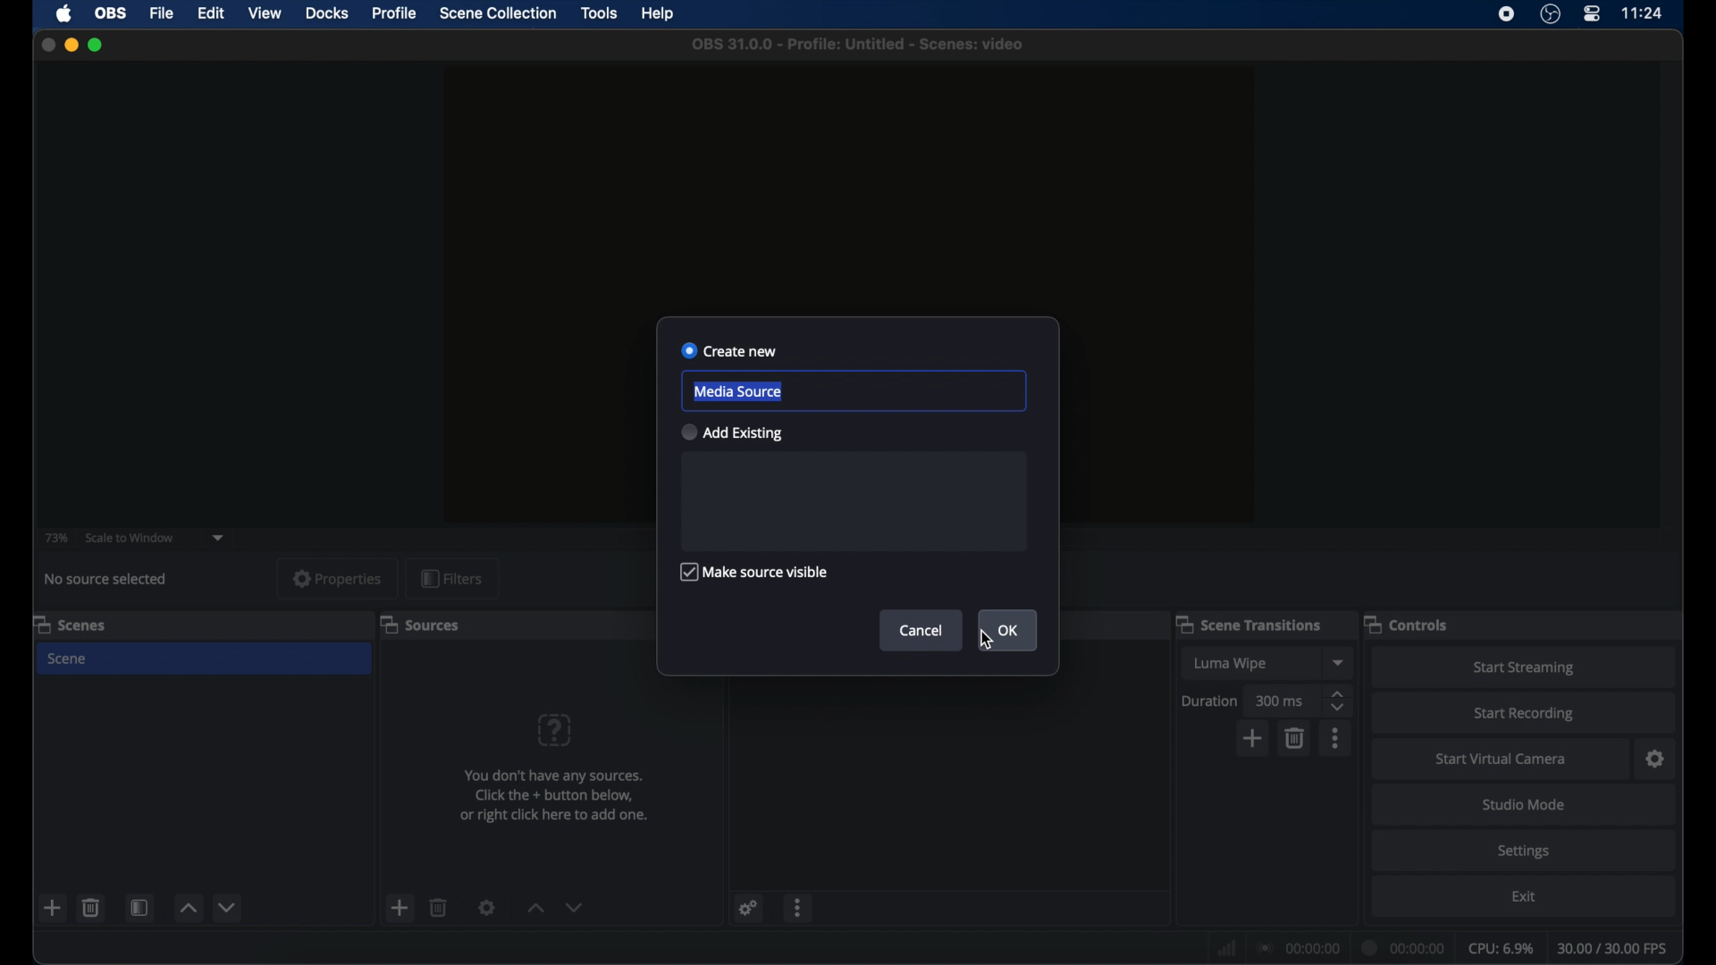 The image size is (1716, 965). I want to click on obs studio, so click(1549, 14).